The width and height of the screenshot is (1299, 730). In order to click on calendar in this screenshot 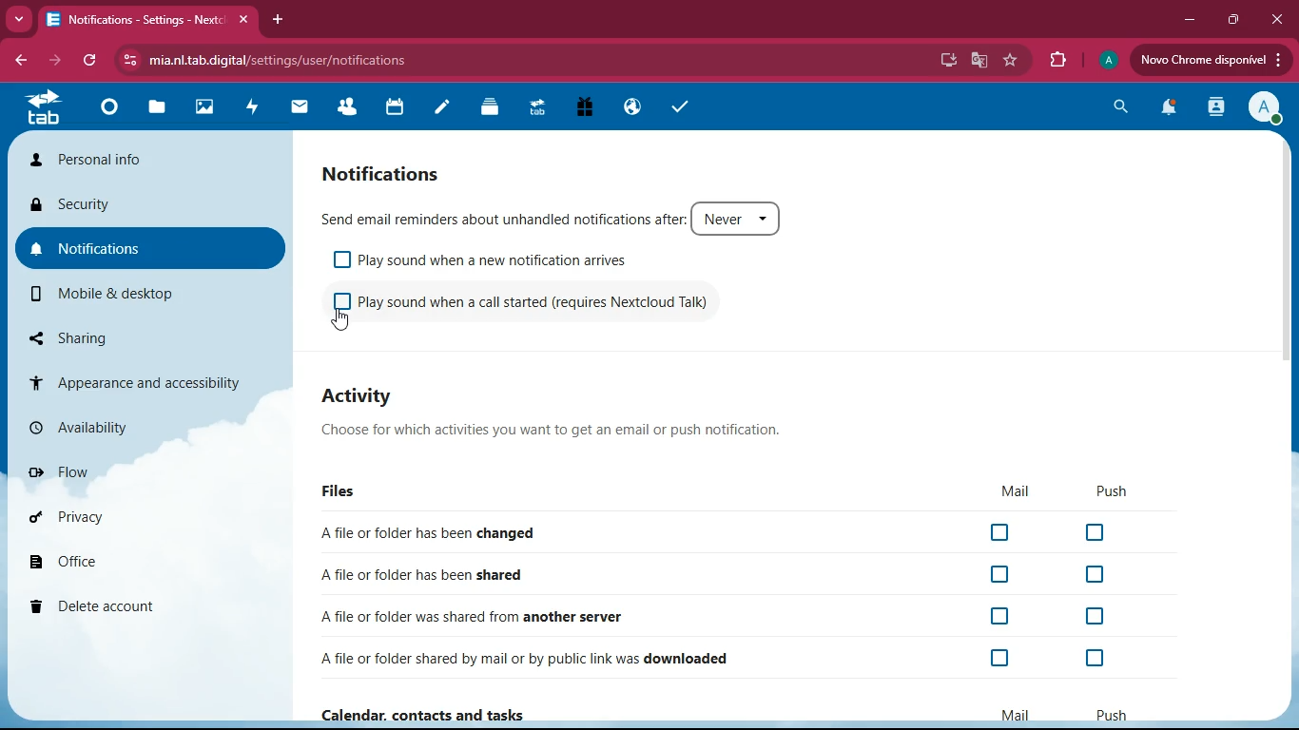, I will do `click(397, 109)`.